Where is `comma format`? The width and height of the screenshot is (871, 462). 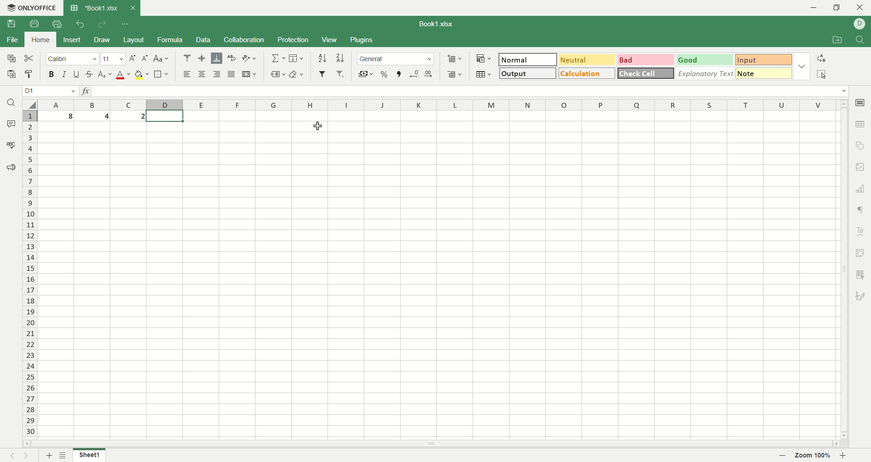
comma format is located at coordinates (399, 74).